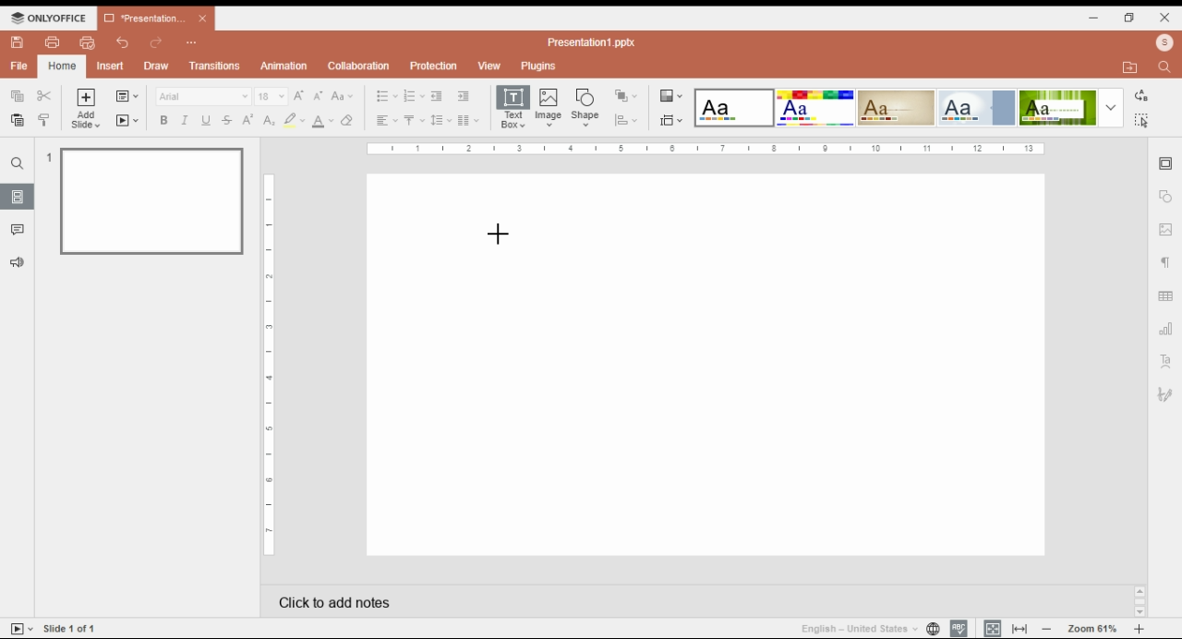 The image size is (1182, 639). Describe the element at coordinates (385, 121) in the screenshot. I see `horizontal alignment` at that location.